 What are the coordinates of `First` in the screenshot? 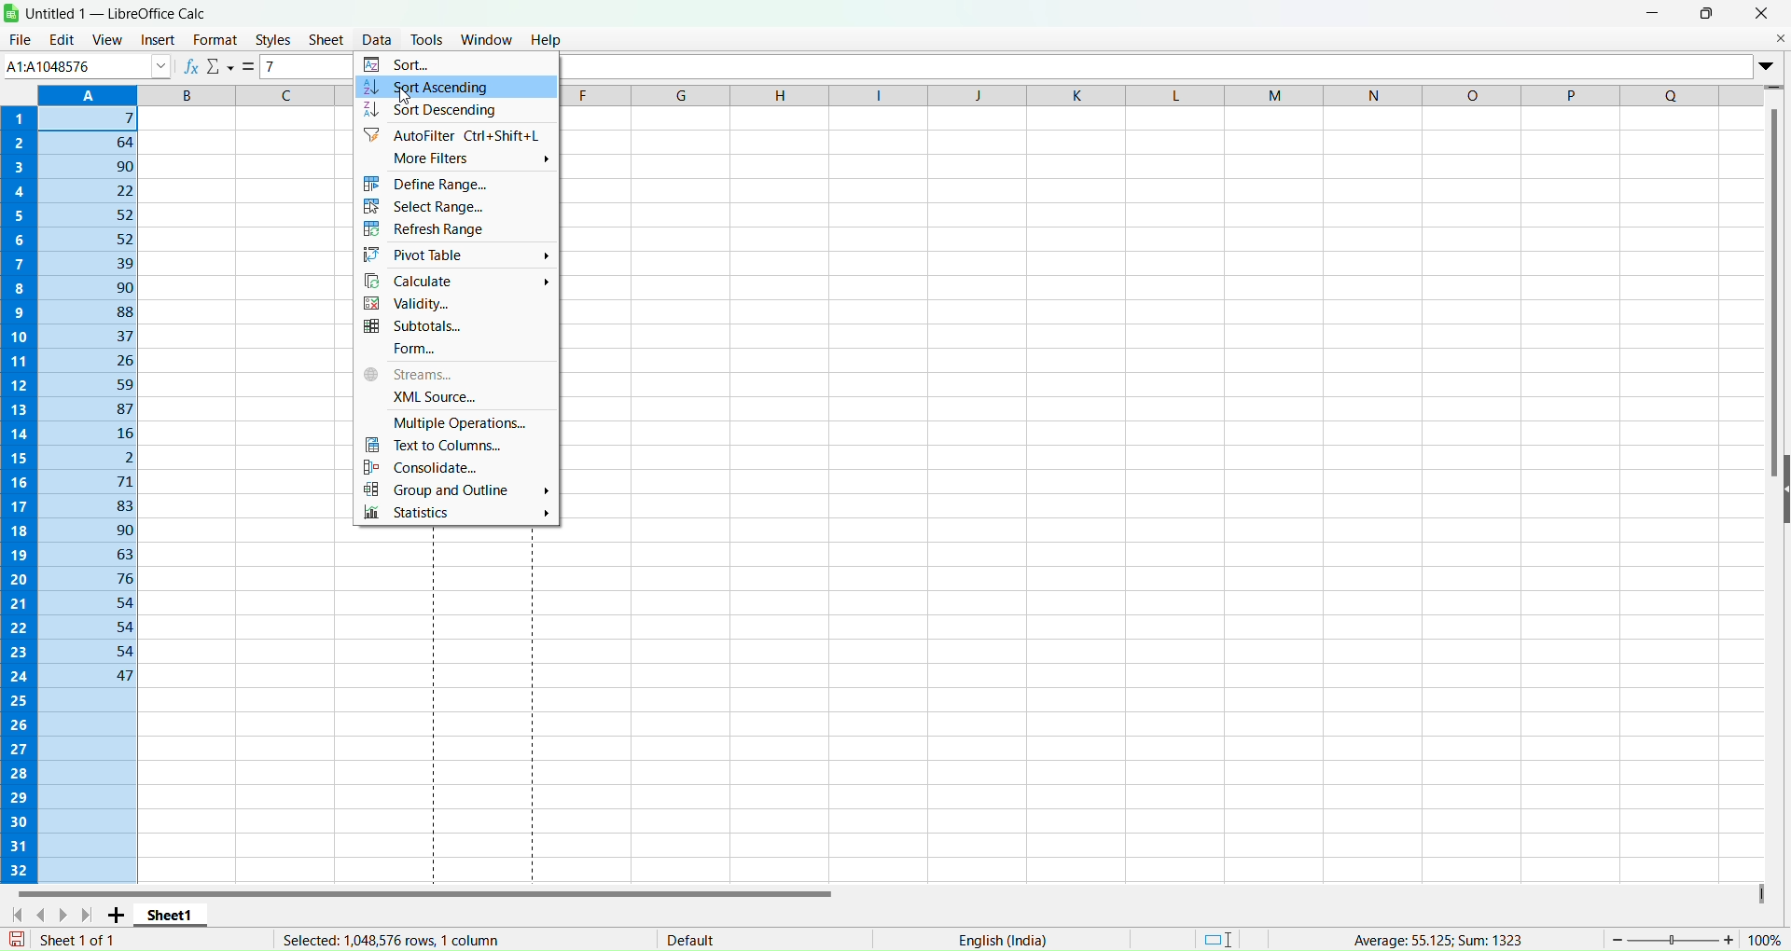 It's located at (18, 915).